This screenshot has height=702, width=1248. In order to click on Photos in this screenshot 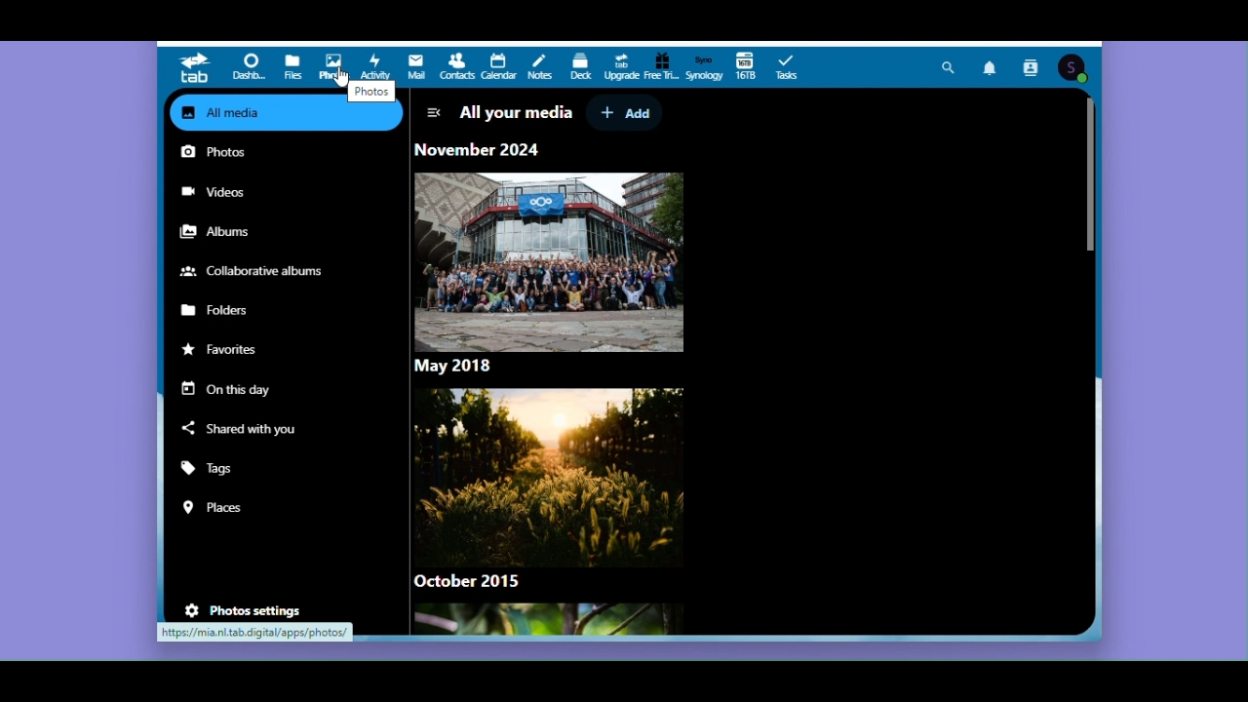, I will do `click(371, 91)`.